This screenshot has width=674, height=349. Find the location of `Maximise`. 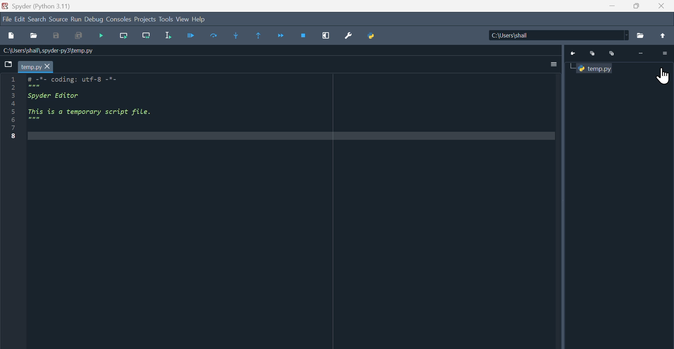

Maximise is located at coordinates (638, 5).